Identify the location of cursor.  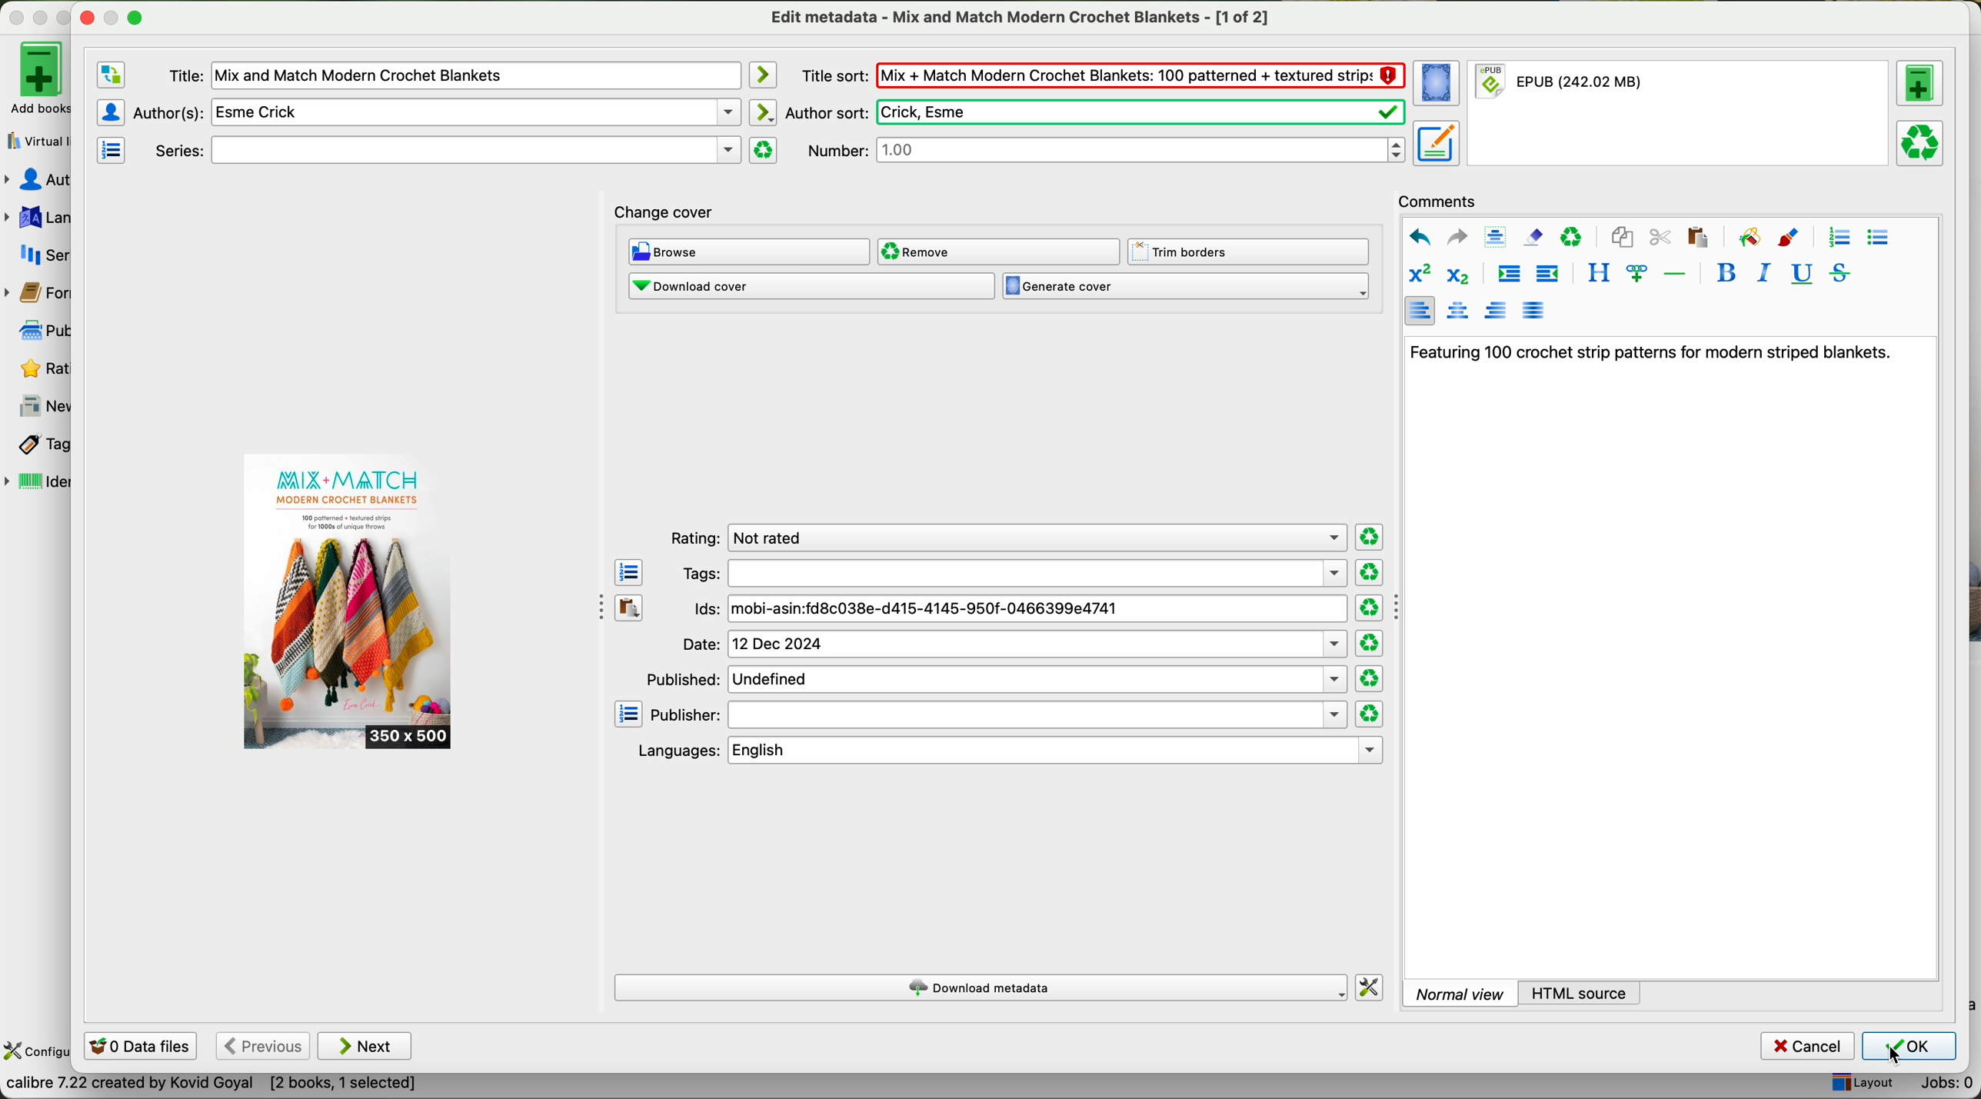
(1896, 1056).